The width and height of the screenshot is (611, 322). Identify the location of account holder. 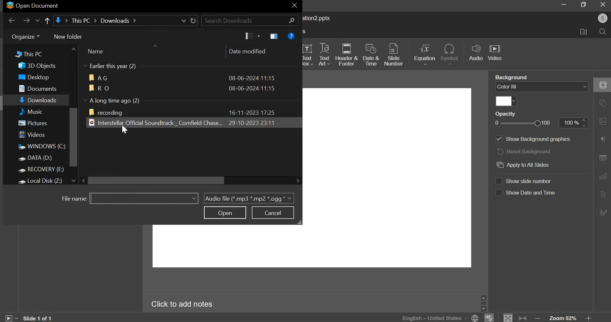
(602, 18).